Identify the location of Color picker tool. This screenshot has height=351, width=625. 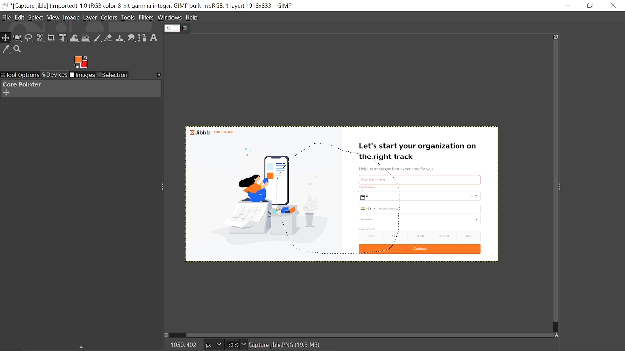
(6, 50).